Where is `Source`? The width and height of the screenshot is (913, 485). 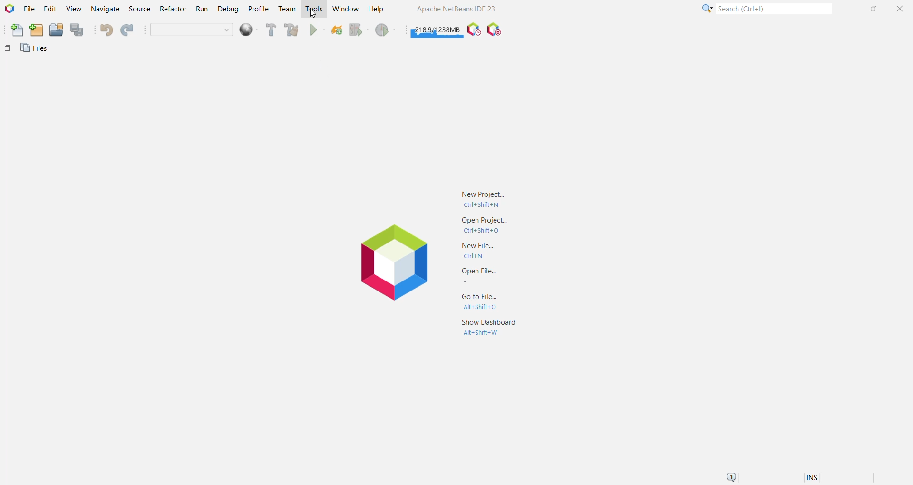 Source is located at coordinates (141, 9).